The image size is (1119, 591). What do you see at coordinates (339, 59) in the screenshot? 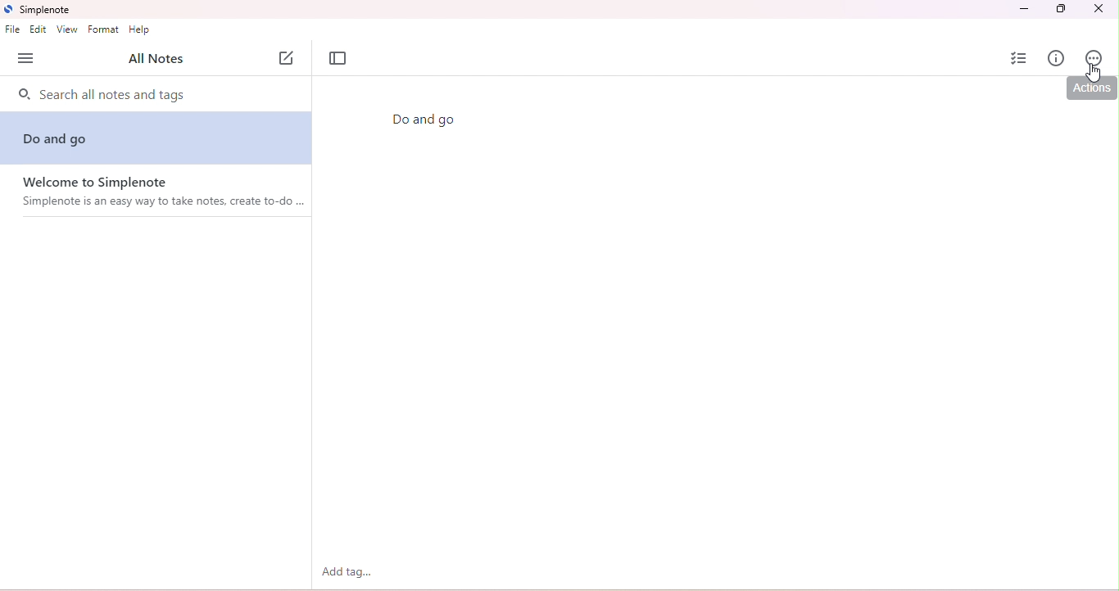
I see `toggle focus mode` at bounding box center [339, 59].